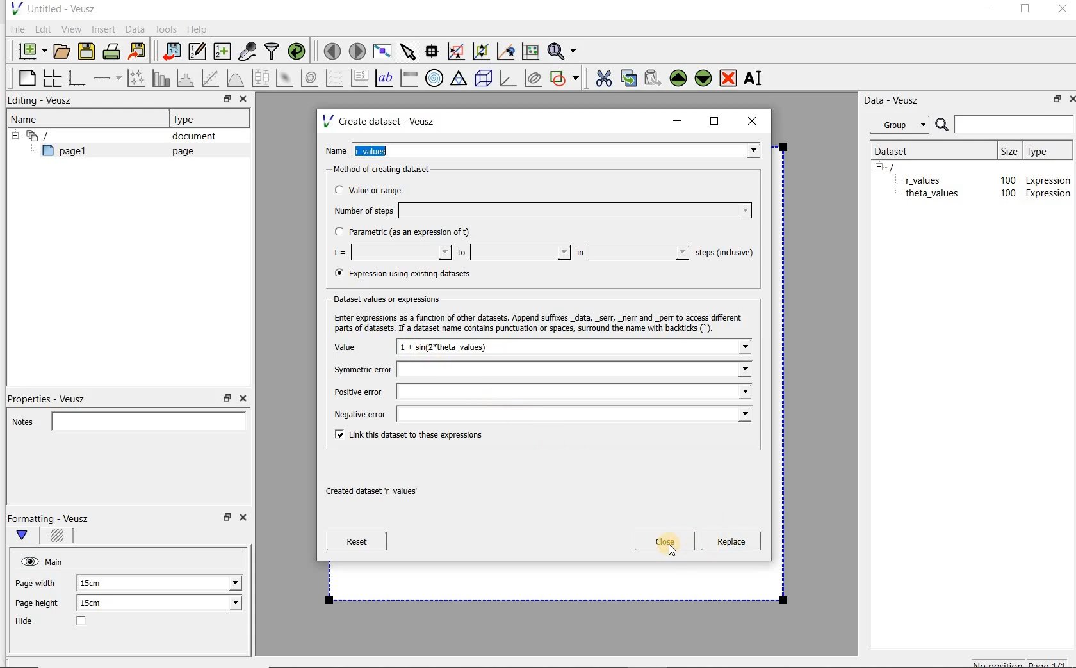  Describe the element at coordinates (601, 77) in the screenshot. I see `cut the selected widget` at that location.